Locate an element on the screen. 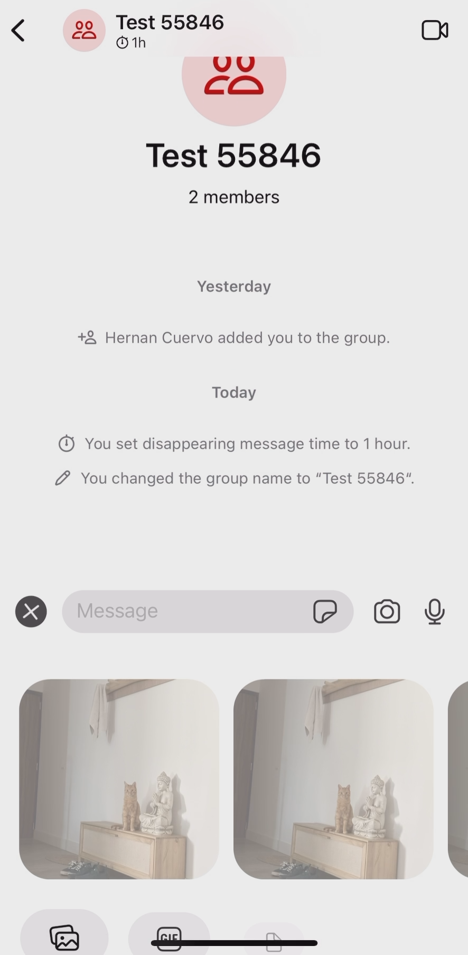 The height and width of the screenshot is (955, 468). 2 members is located at coordinates (236, 205).